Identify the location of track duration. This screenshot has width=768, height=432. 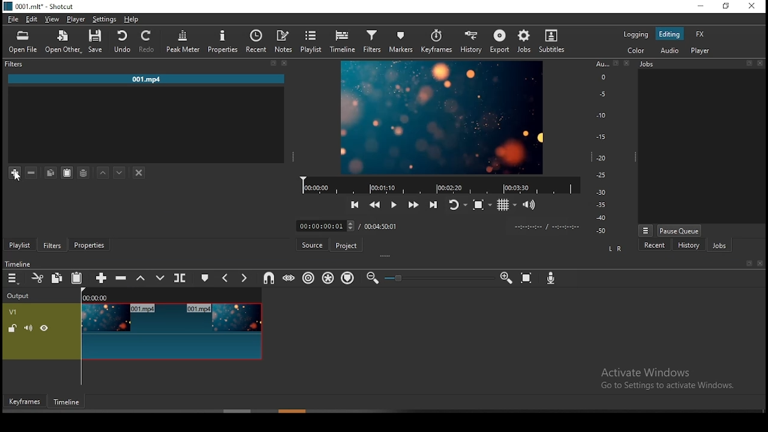
(381, 226).